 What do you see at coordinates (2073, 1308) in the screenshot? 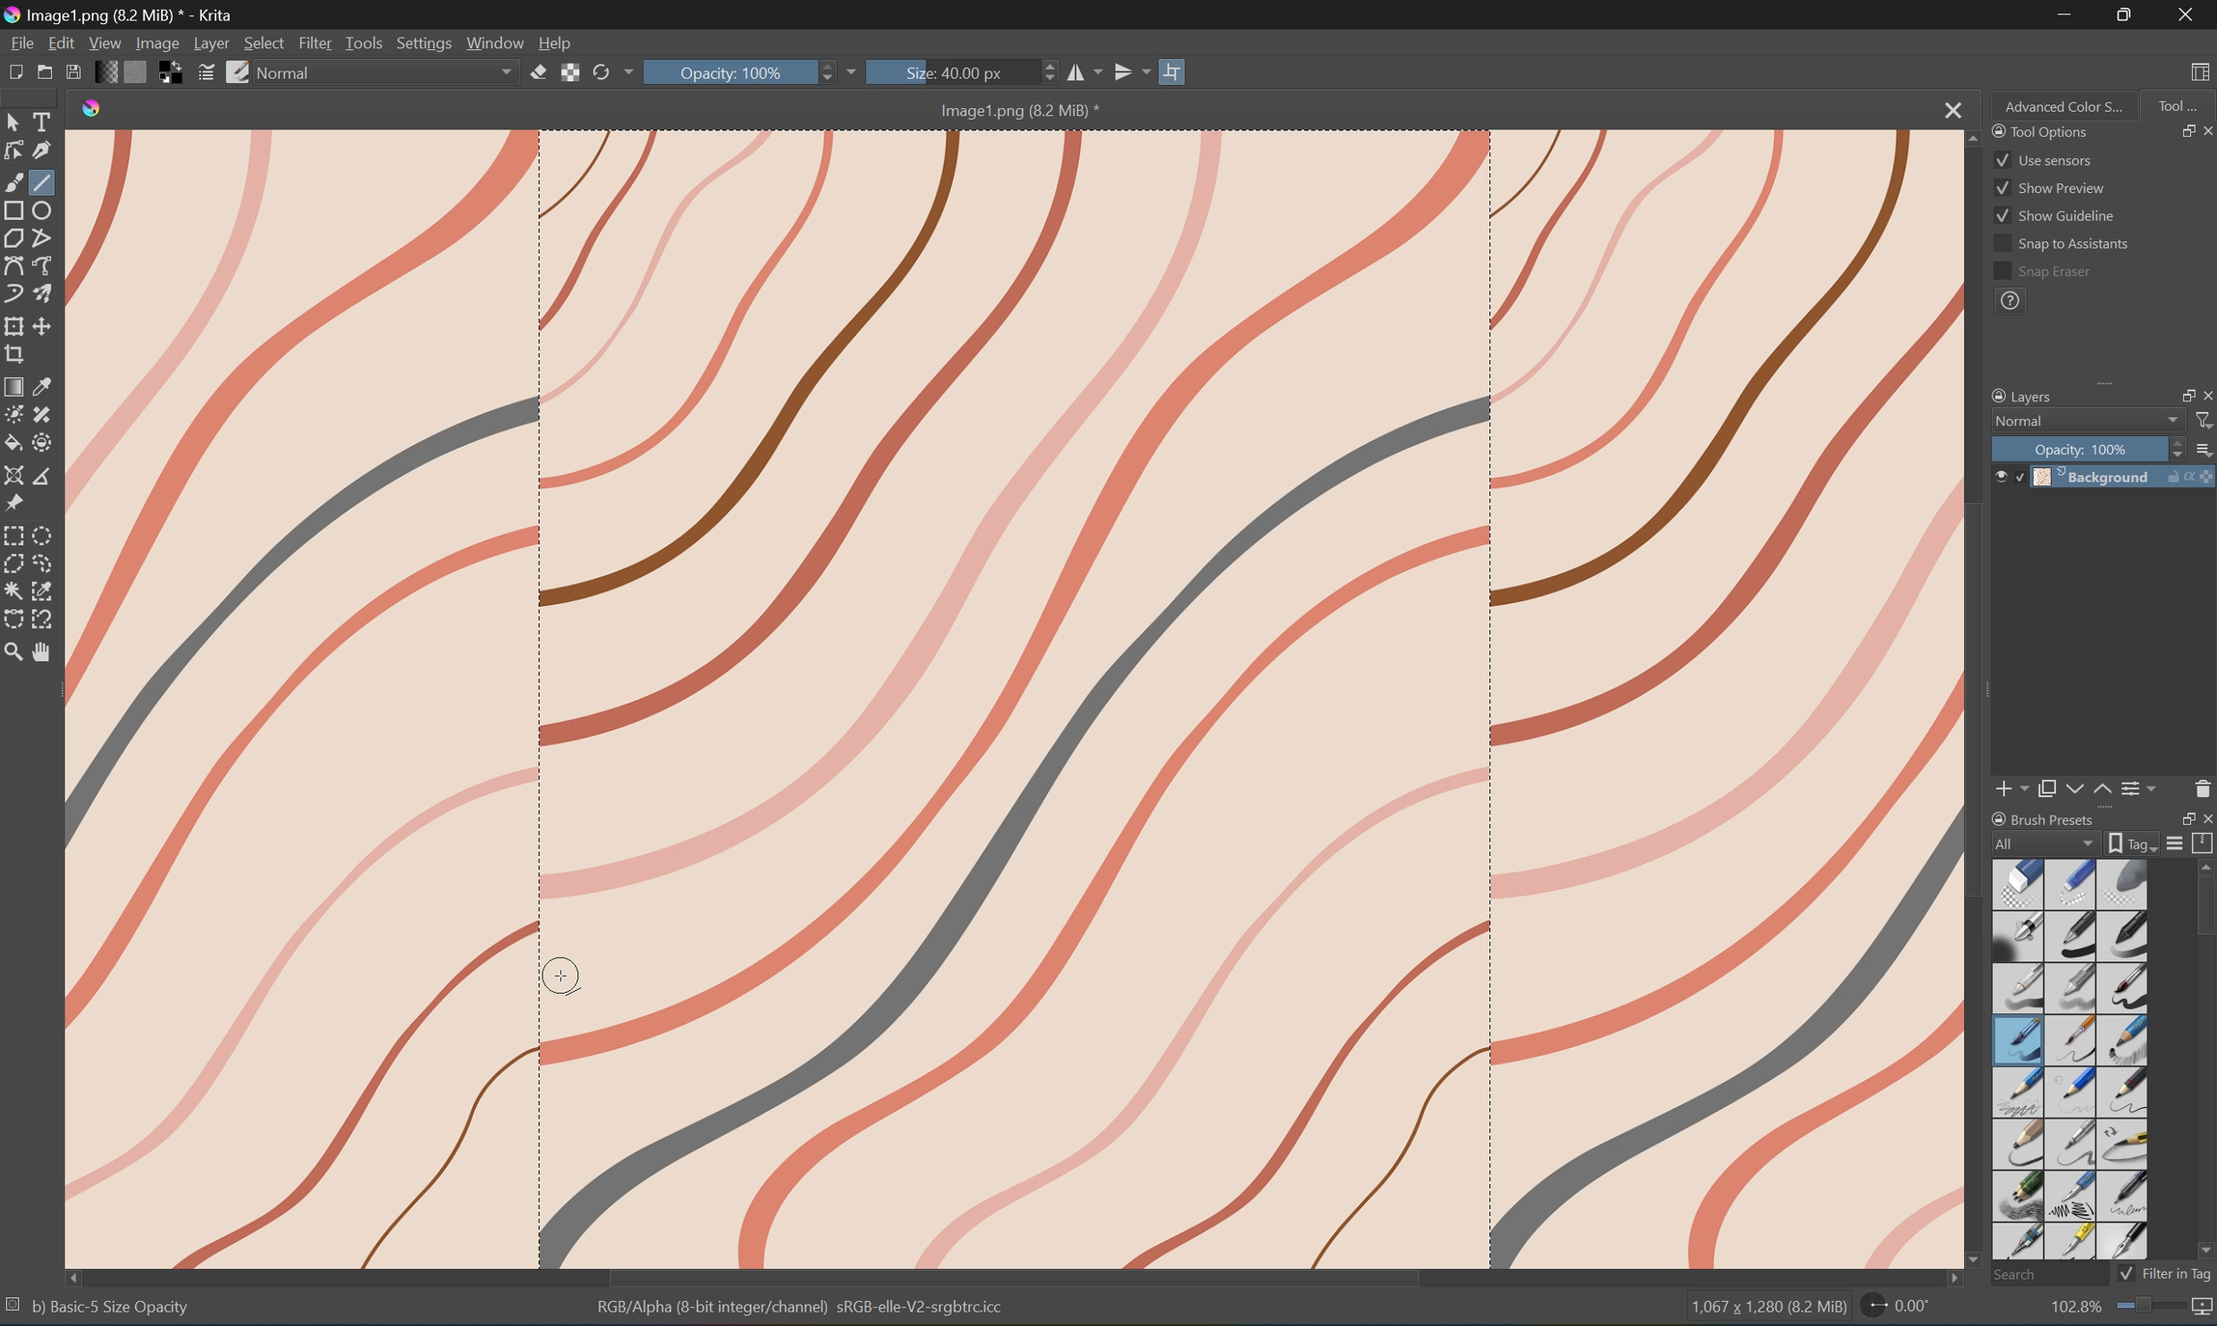
I see `102.8%` at bounding box center [2073, 1308].